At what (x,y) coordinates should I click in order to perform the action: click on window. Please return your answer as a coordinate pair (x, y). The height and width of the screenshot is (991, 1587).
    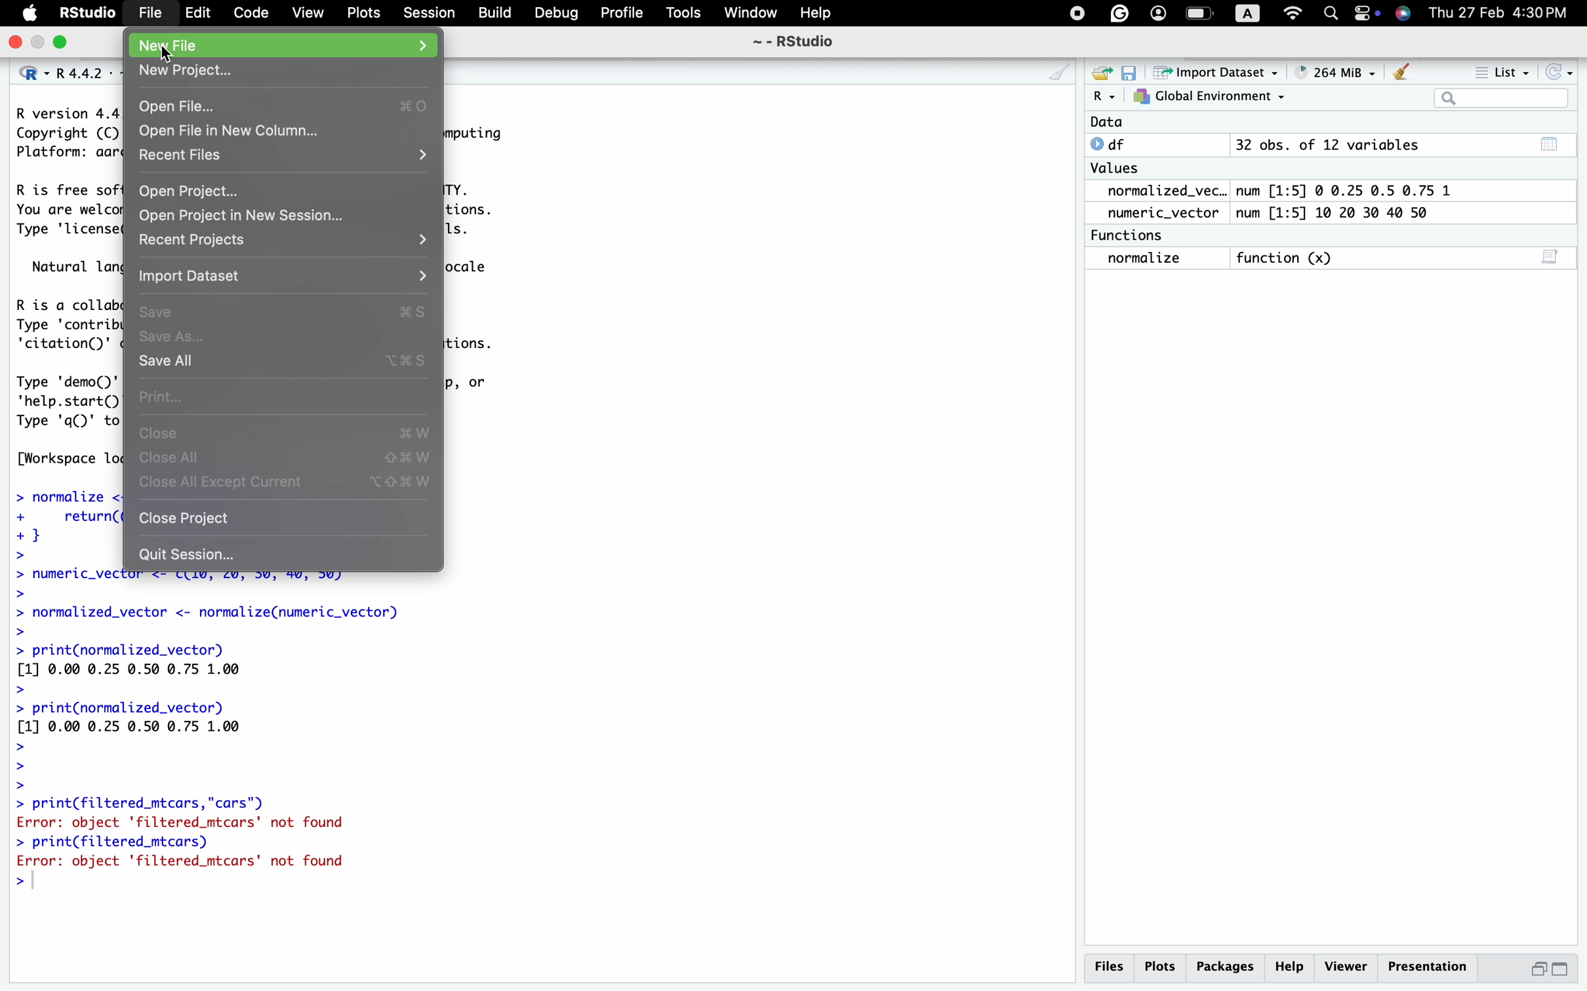
    Looking at the image, I should click on (749, 11).